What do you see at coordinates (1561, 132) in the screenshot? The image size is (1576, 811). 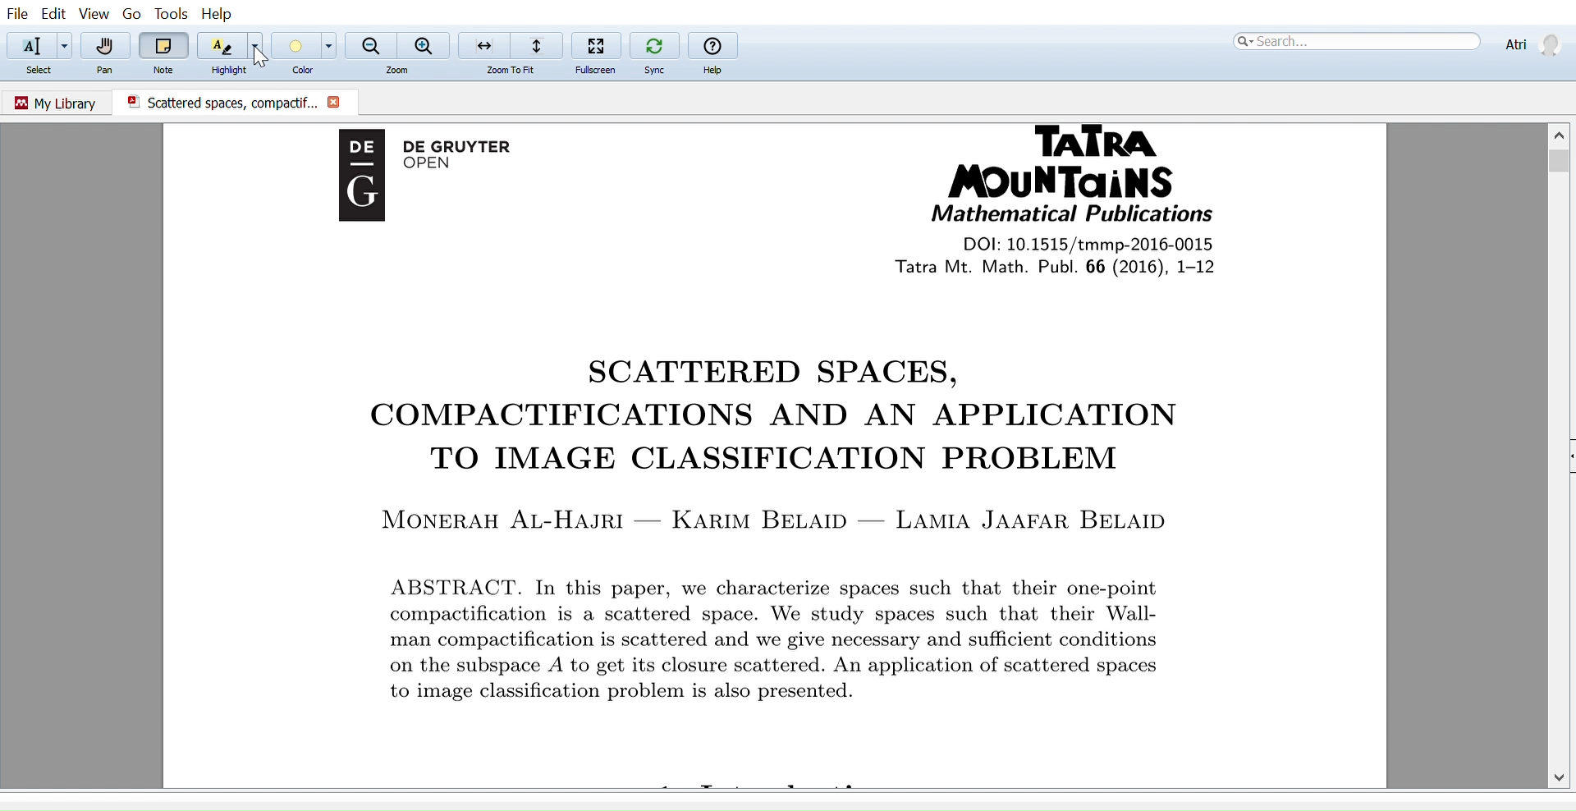 I see `Move up` at bounding box center [1561, 132].